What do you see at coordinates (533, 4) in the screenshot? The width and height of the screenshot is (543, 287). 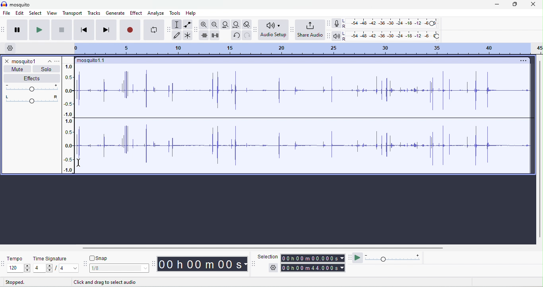 I see `close` at bounding box center [533, 4].